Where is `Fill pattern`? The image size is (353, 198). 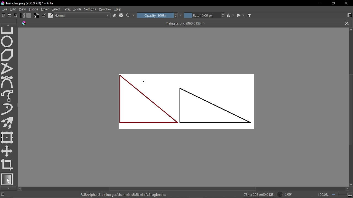 Fill pattern is located at coordinates (29, 15).